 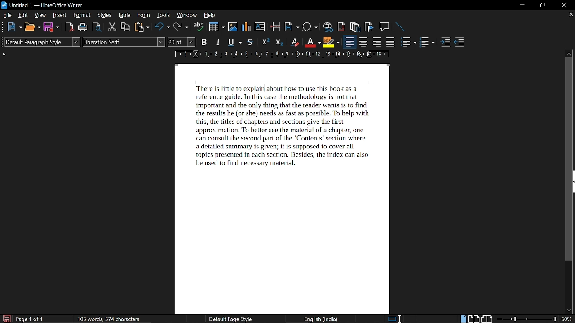 I want to click on spell check, so click(x=199, y=27).